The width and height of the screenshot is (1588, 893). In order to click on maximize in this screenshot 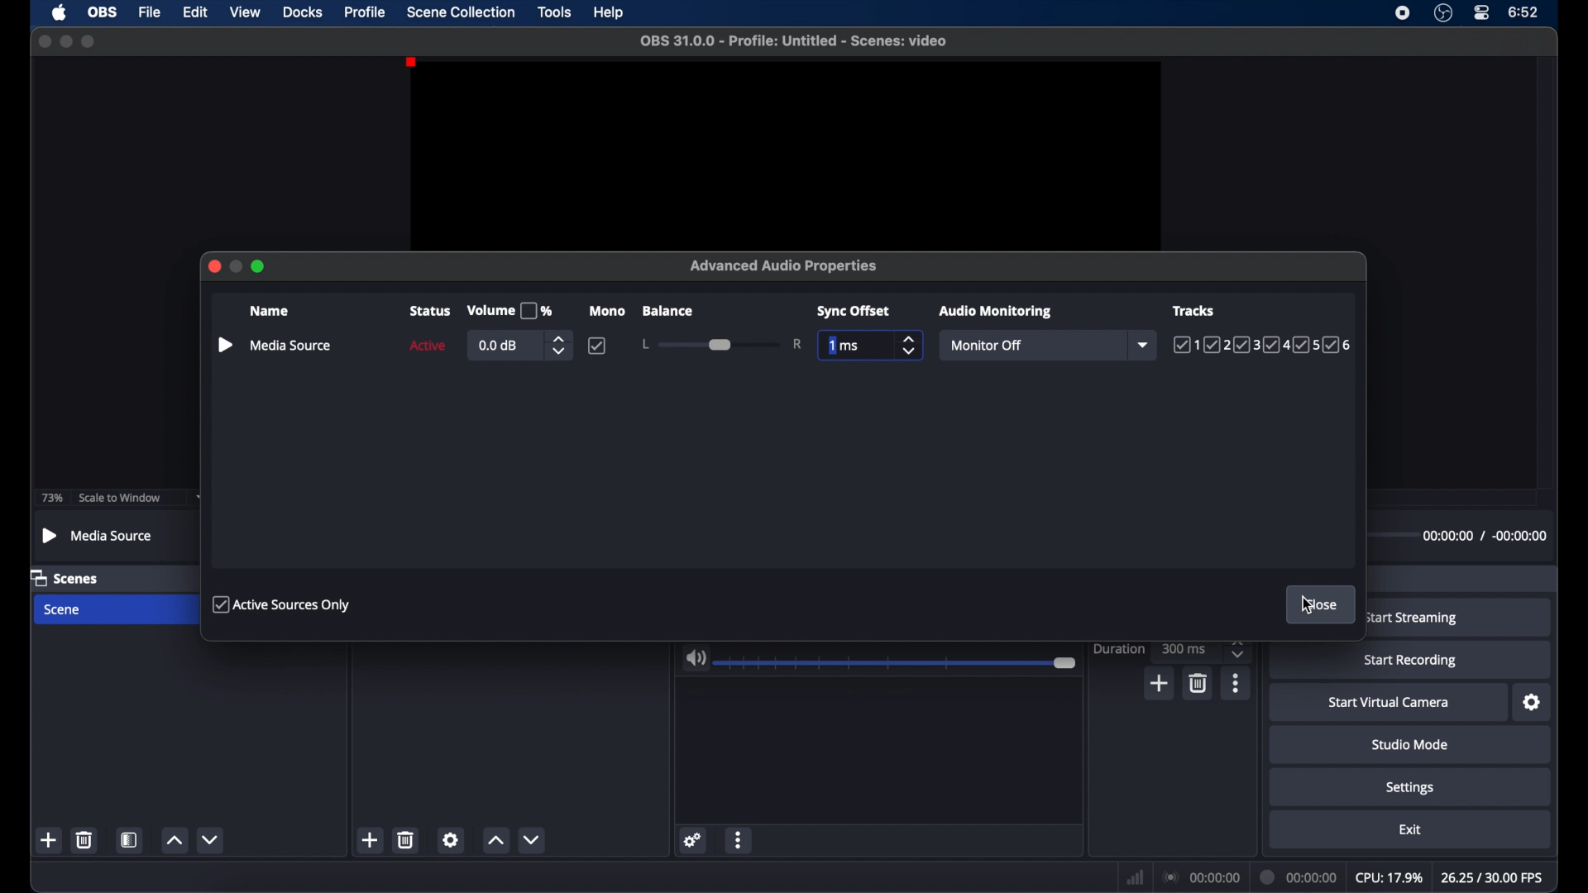, I will do `click(89, 41)`.